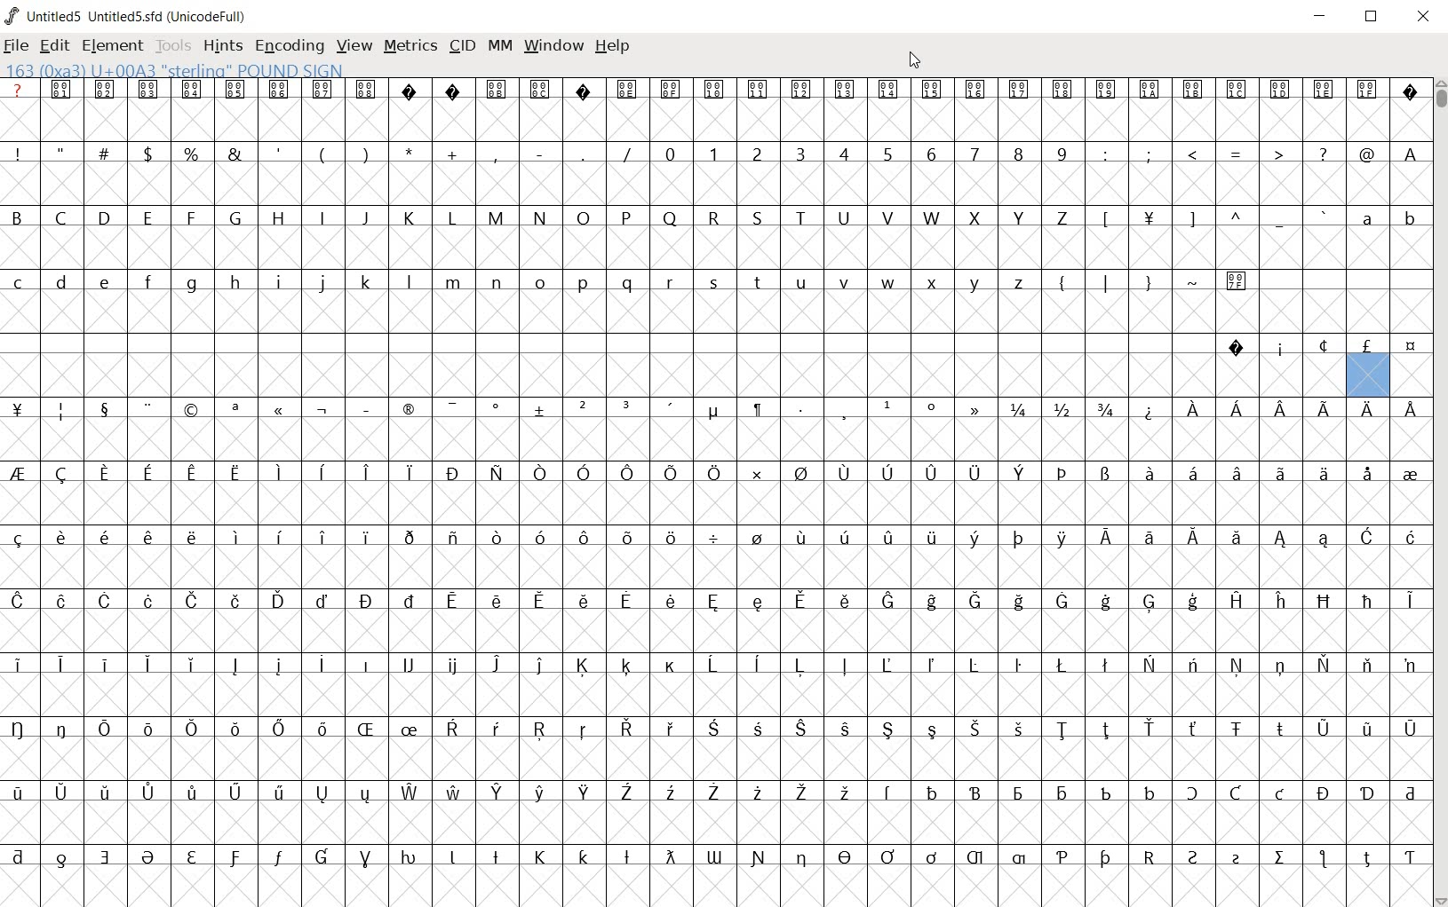  Describe the element at coordinates (715, 90) in the screenshot. I see `Symbol` at that location.